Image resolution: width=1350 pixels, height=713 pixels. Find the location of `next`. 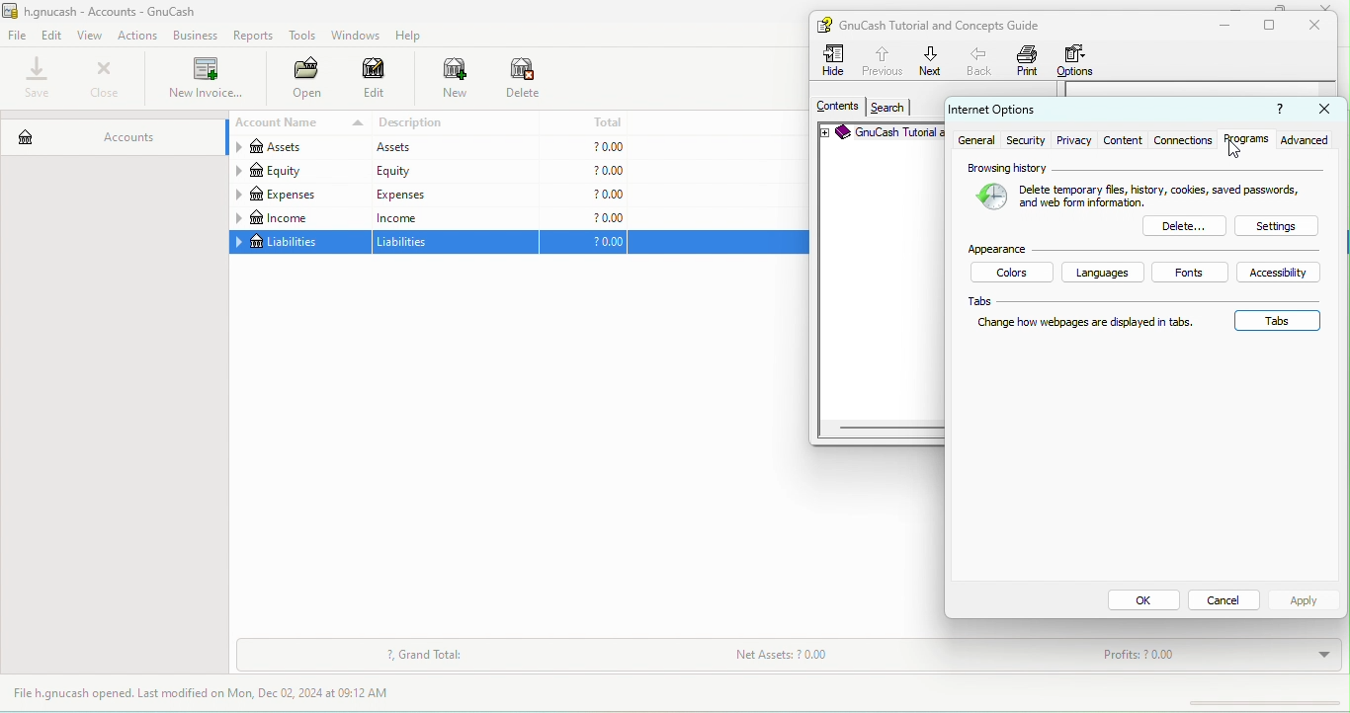

next is located at coordinates (931, 60).